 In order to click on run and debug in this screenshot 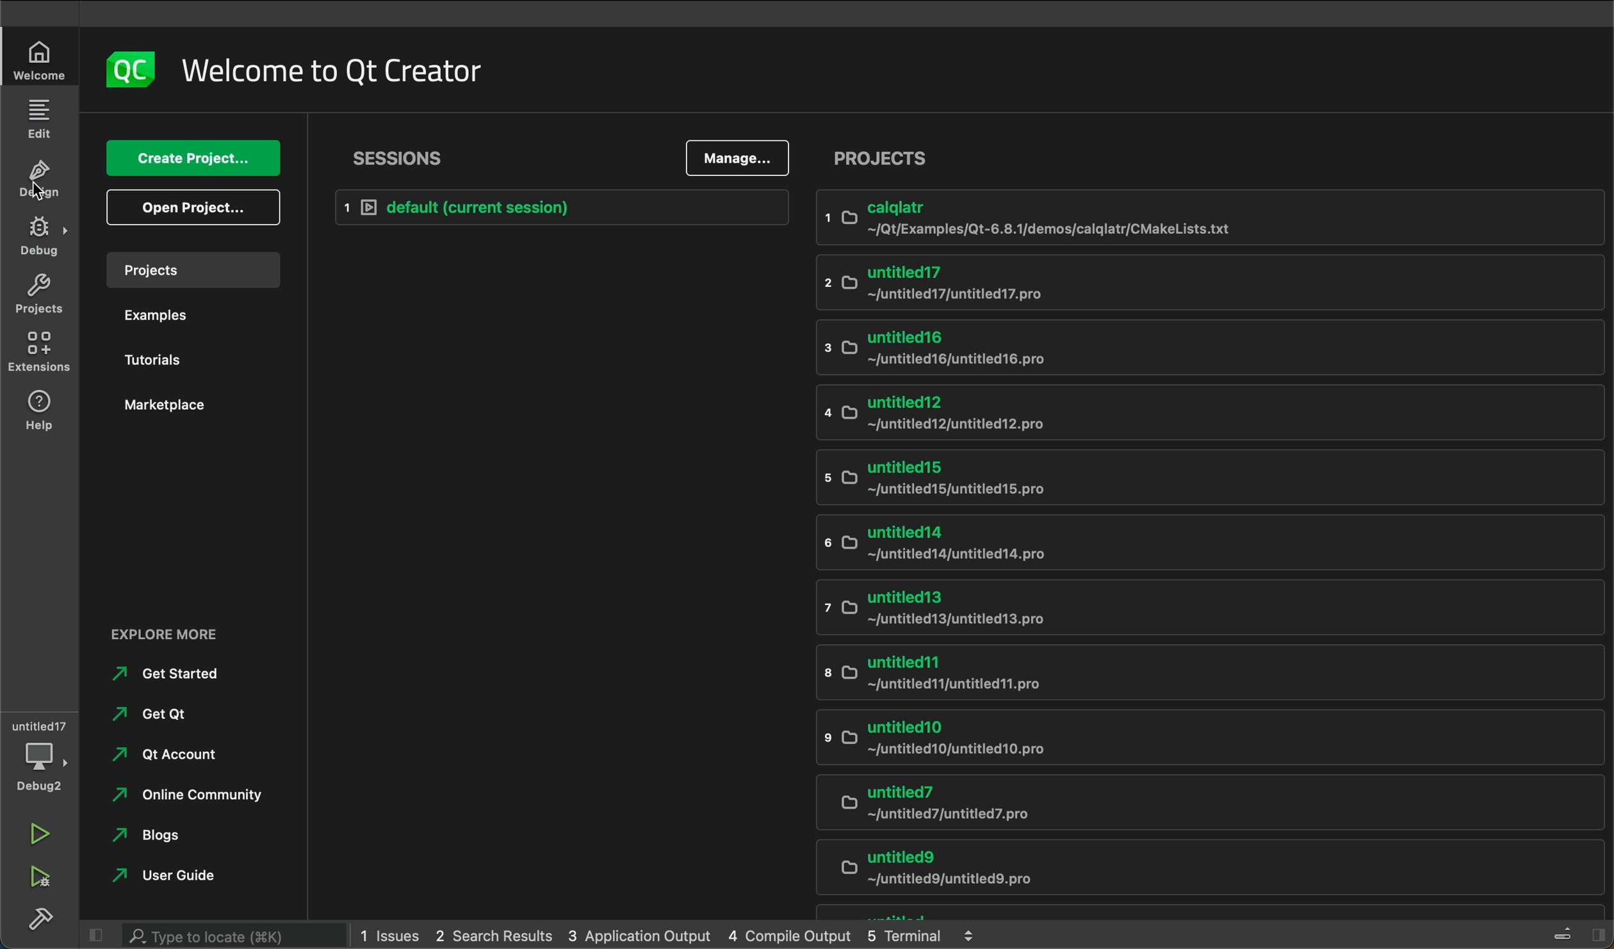, I will do `click(38, 877)`.